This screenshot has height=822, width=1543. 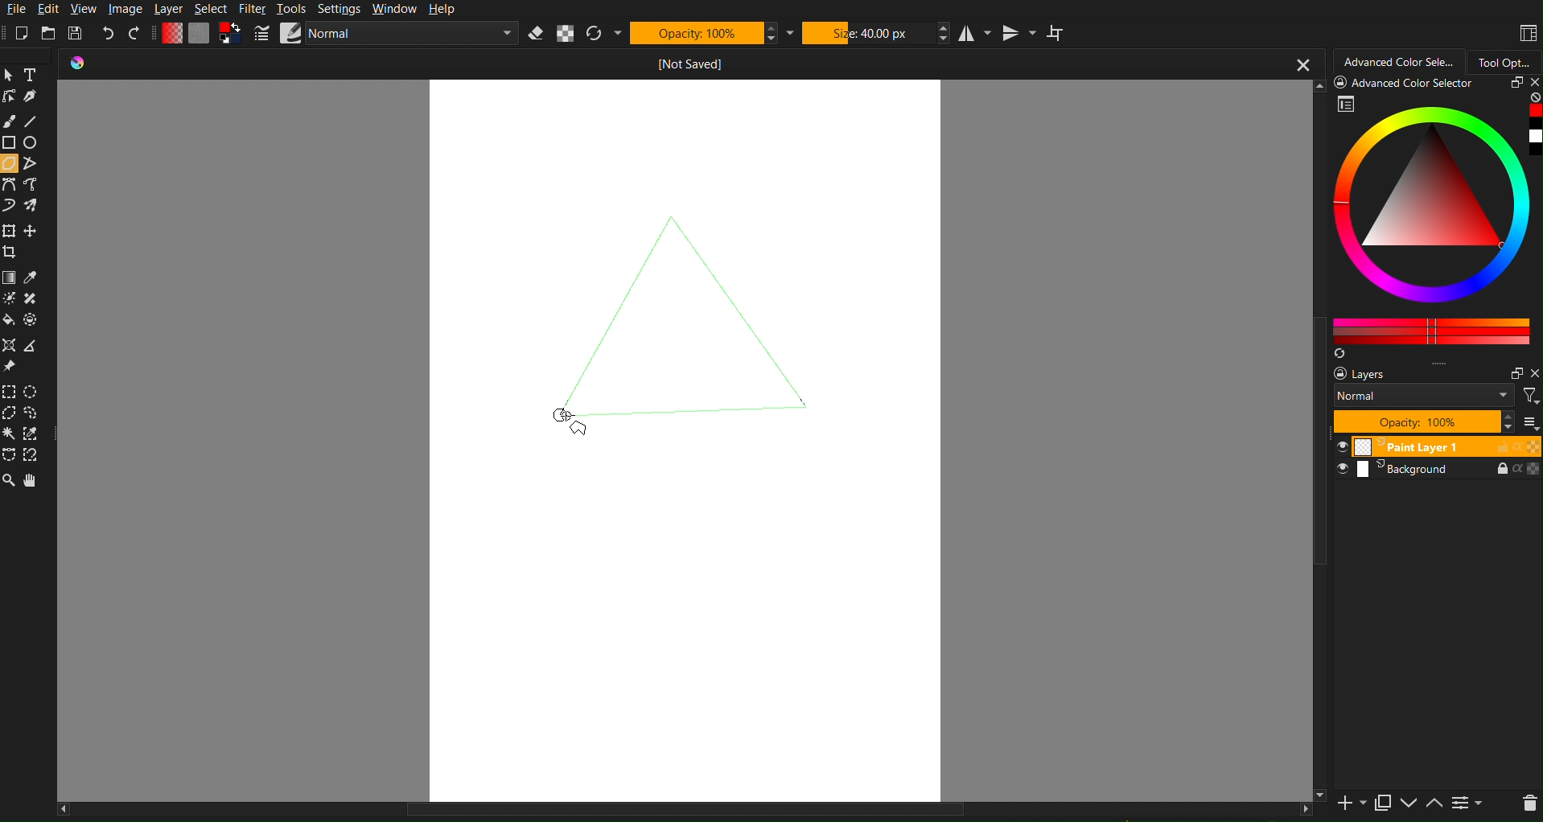 What do you see at coordinates (10, 207) in the screenshot?
I see `dynamic brush tool` at bounding box center [10, 207].